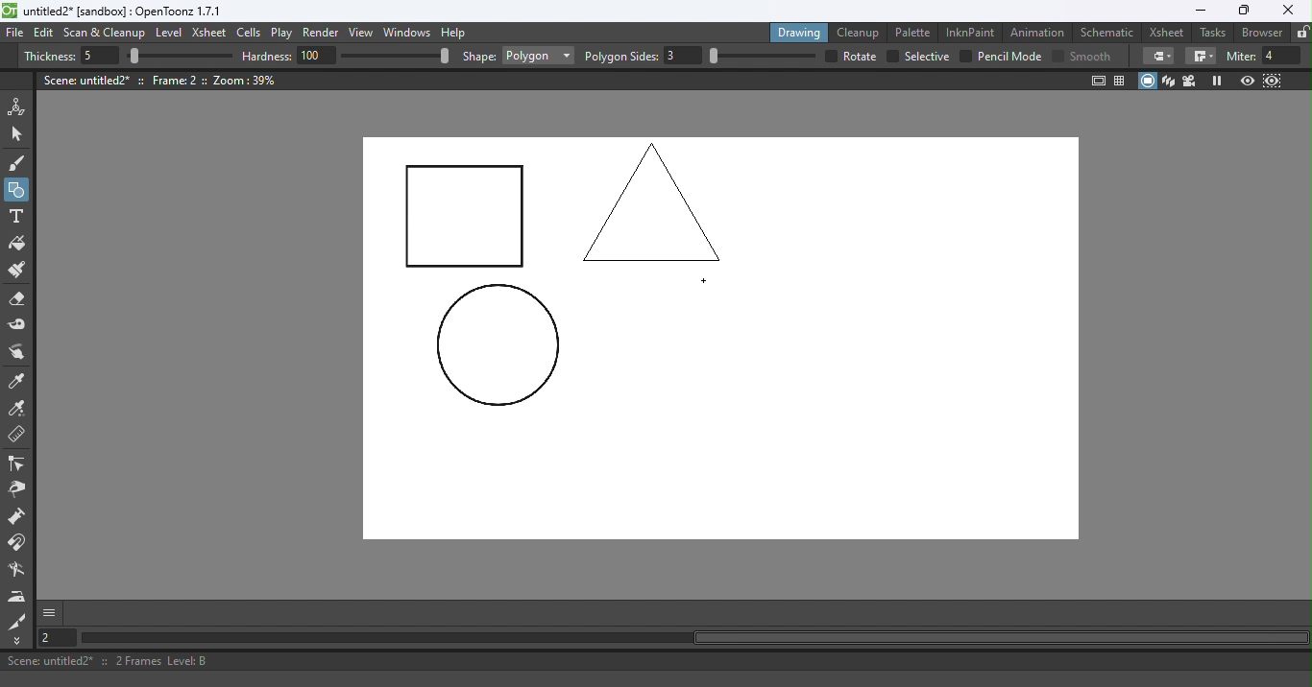 This screenshot has height=687, width=1312. Describe the element at coordinates (1097, 81) in the screenshot. I see `Safe area` at that location.